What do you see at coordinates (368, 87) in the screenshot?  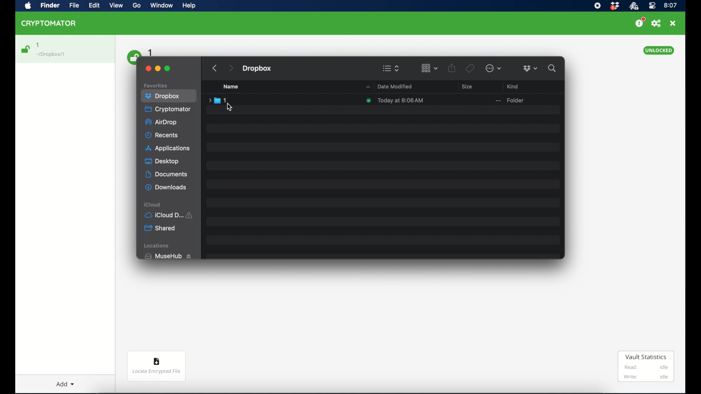 I see `dropdown` at bounding box center [368, 87].